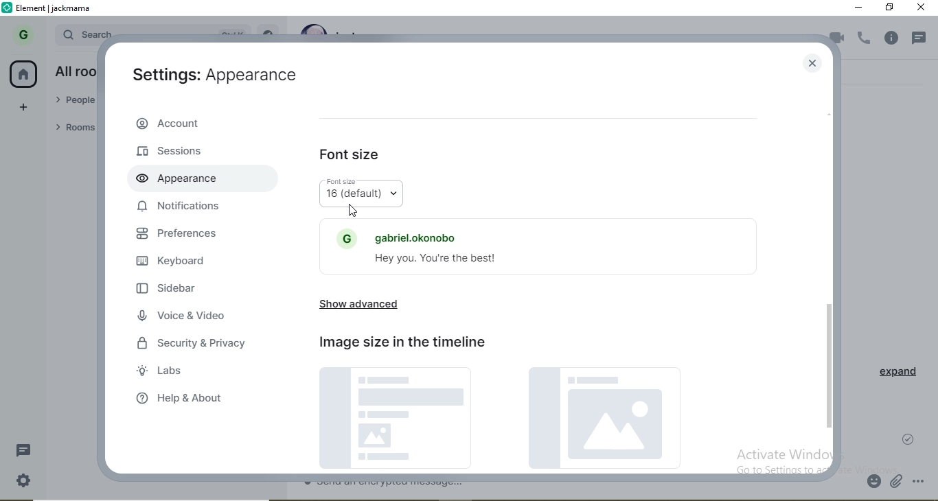 This screenshot has width=938, height=501. Describe the element at coordinates (210, 79) in the screenshot. I see `aettings appearance` at that location.